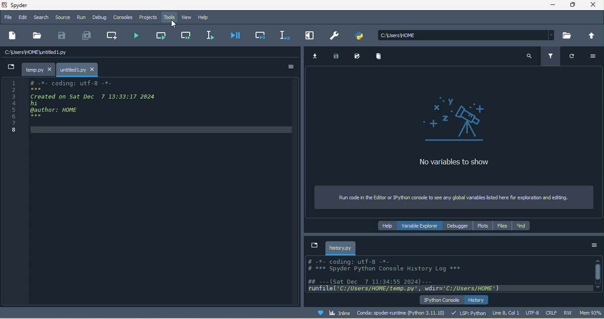 This screenshot has height=319, width=604. What do you see at coordinates (38, 35) in the screenshot?
I see `file` at bounding box center [38, 35].